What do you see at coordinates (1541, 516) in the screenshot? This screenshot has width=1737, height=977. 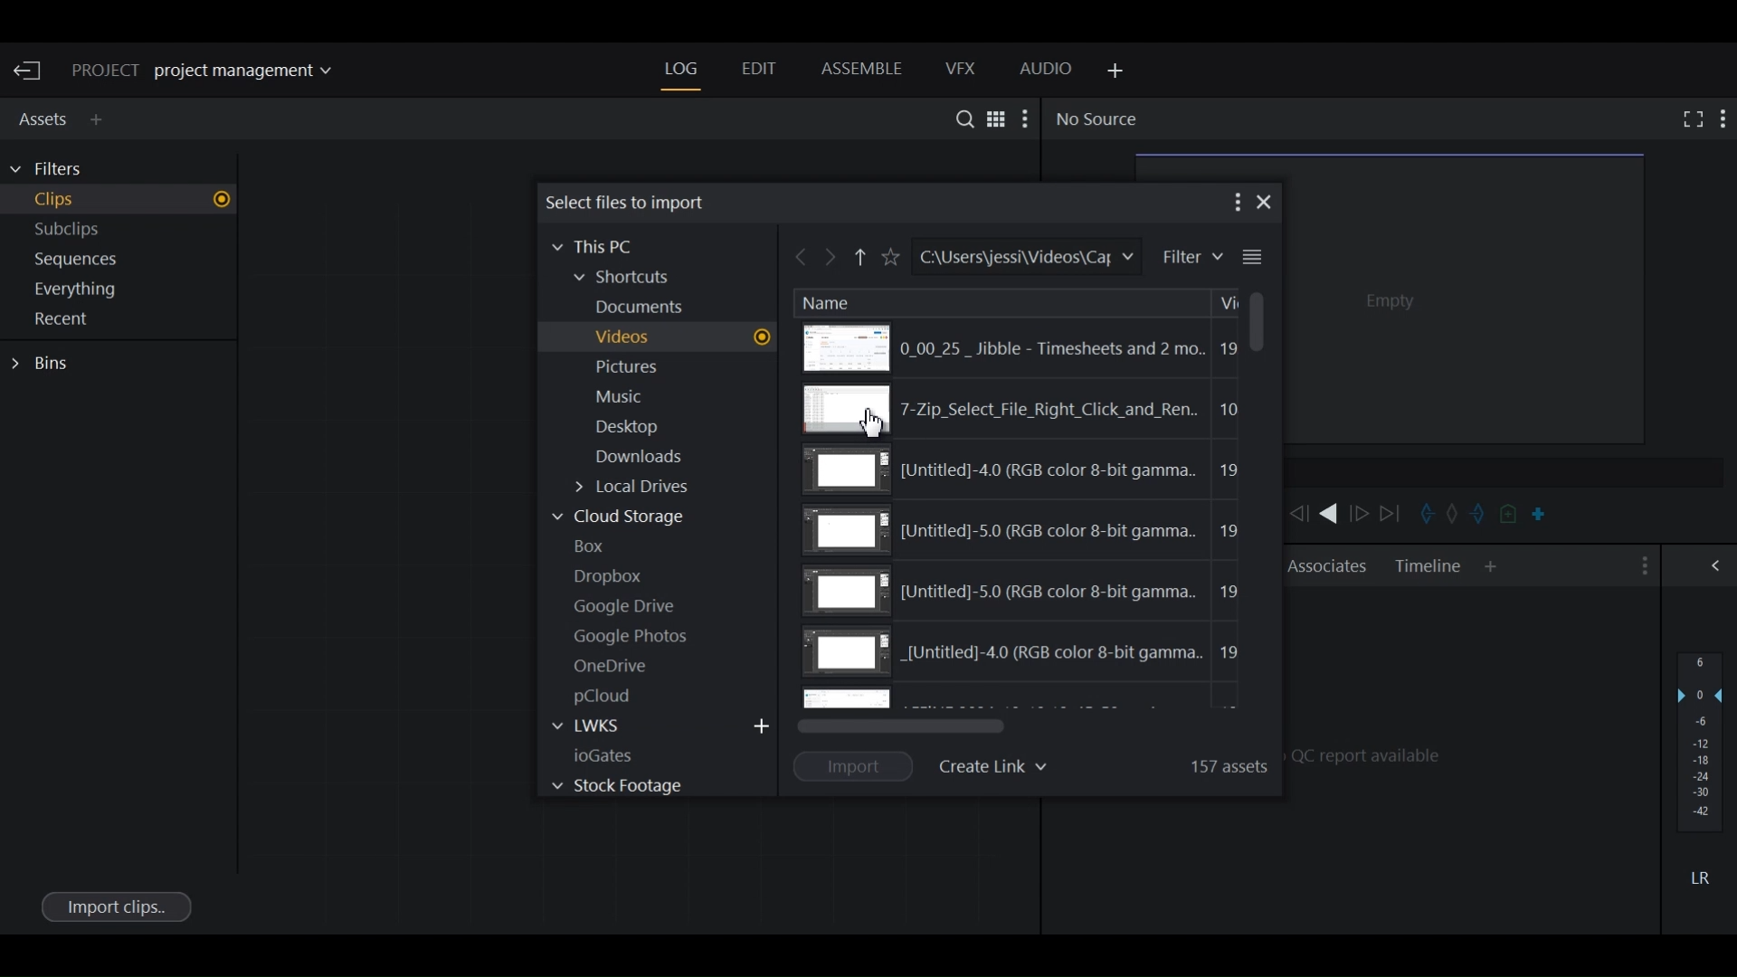 I see `` at bounding box center [1541, 516].